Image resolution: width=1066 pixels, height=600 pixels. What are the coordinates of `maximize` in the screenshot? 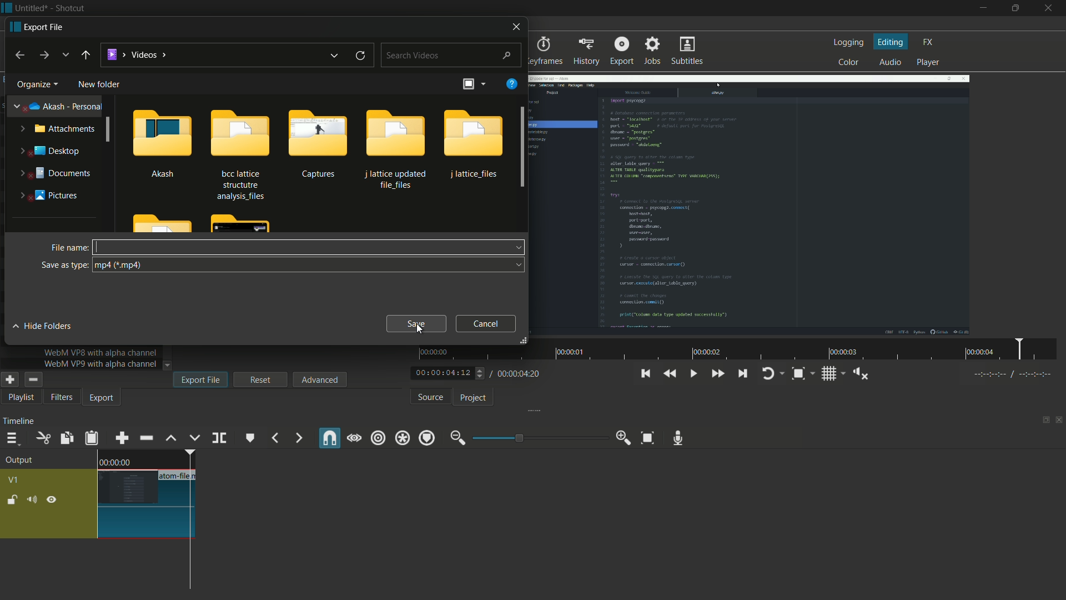 It's located at (1017, 8).